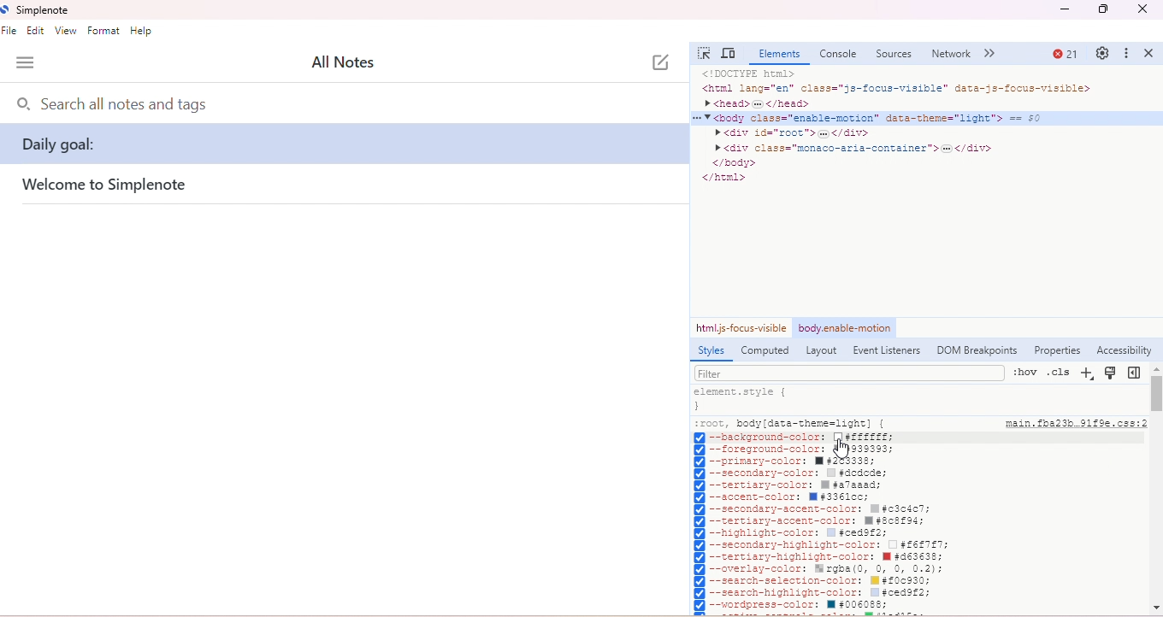 The height and width of the screenshot is (617, 1163). What do you see at coordinates (841, 447) in the screenshot?
I see `cursor movement` at bounding box center [841, 447].